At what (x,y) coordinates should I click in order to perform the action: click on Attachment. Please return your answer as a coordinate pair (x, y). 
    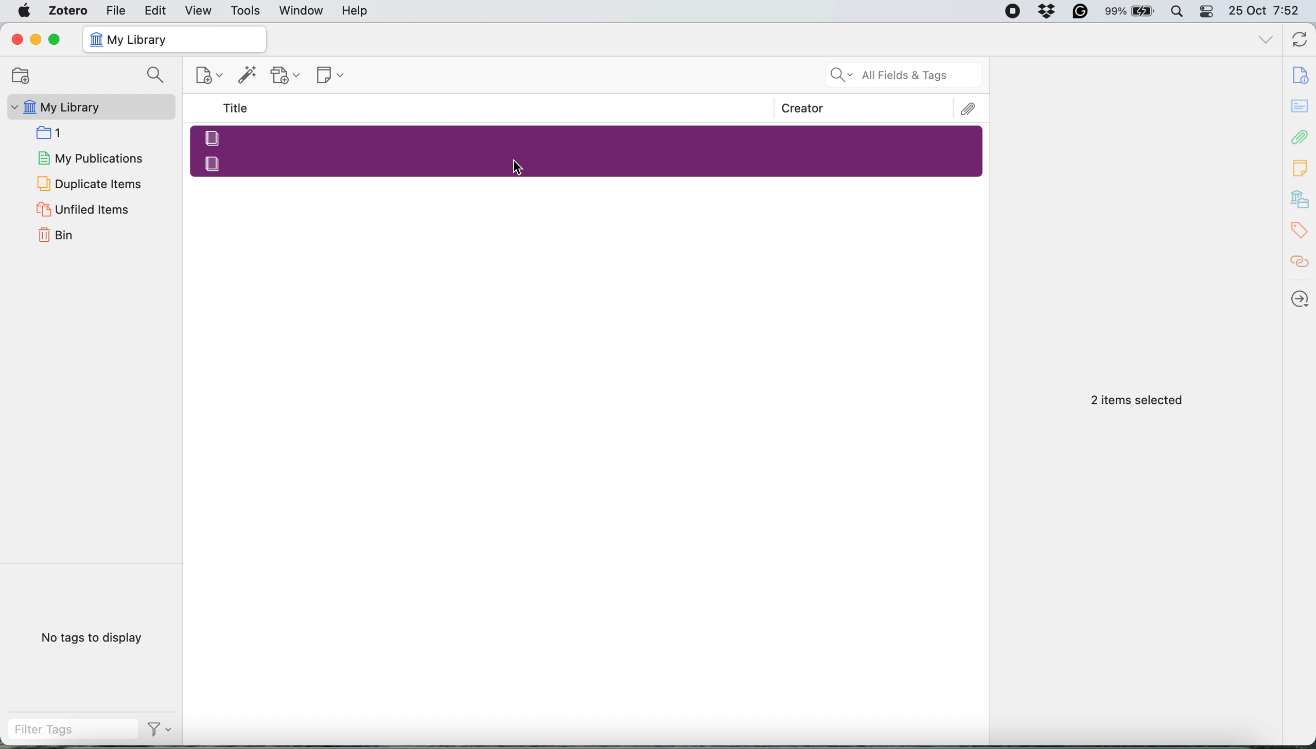
    Looking at the image, I should click on (1301, 136).